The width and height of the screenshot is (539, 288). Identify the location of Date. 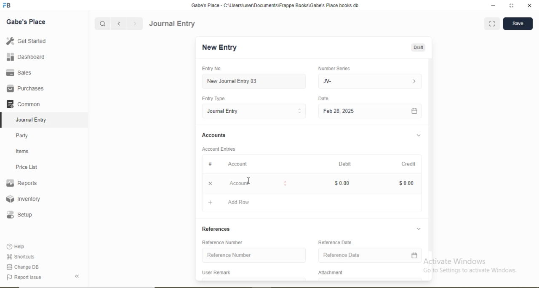
(323, 98).